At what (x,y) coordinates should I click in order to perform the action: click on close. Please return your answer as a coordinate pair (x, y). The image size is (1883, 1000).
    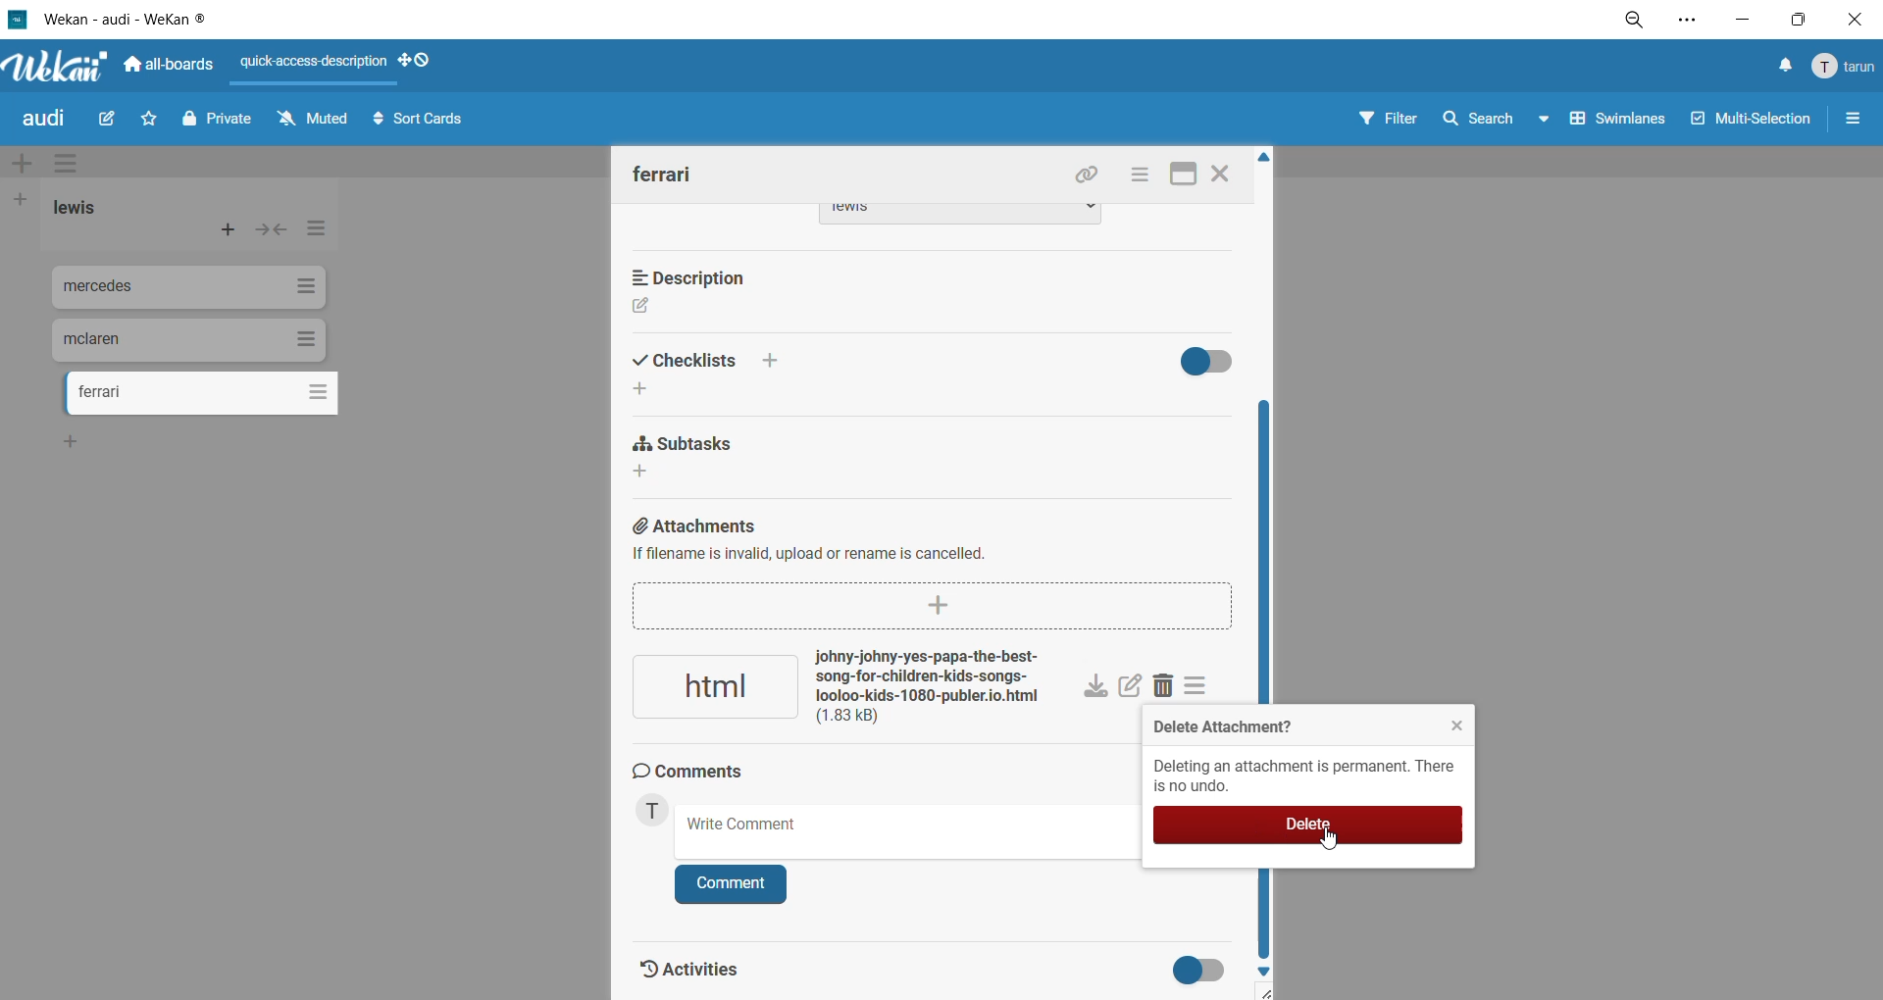
    Looking at the image, I should click on (1852, 19).